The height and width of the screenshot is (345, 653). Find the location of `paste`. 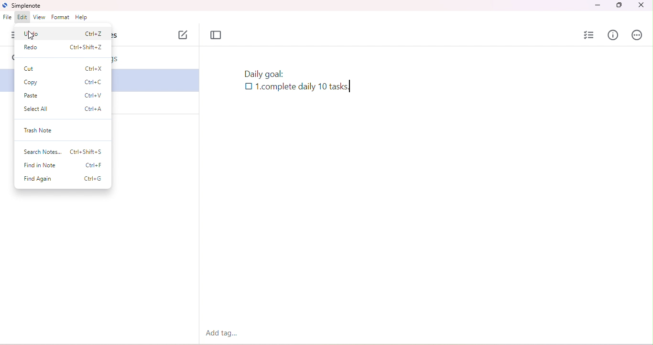

paste is located at coordinates (64, 96).